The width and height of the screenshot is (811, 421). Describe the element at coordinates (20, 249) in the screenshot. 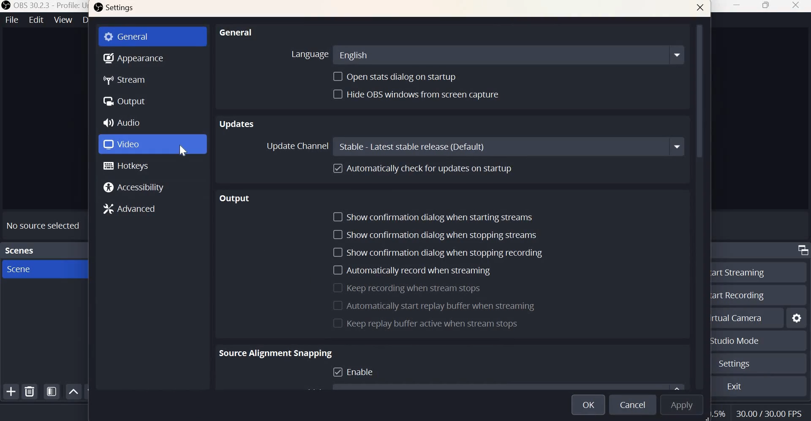

I see `Scenes` at that location.